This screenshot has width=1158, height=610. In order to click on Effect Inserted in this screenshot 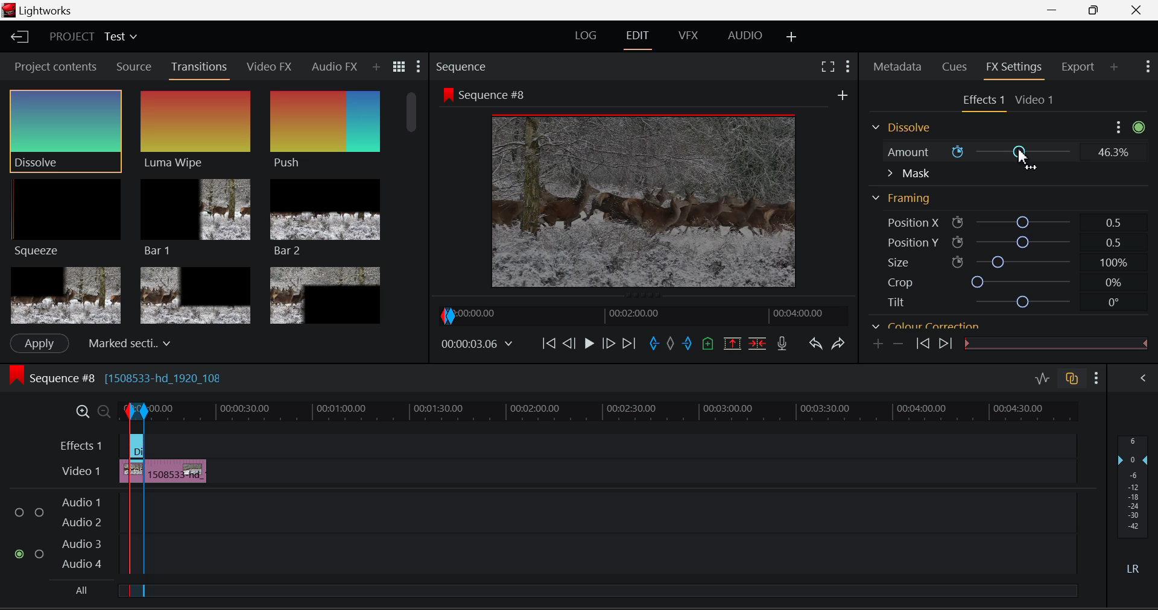, I will do `click(136, 449)`.